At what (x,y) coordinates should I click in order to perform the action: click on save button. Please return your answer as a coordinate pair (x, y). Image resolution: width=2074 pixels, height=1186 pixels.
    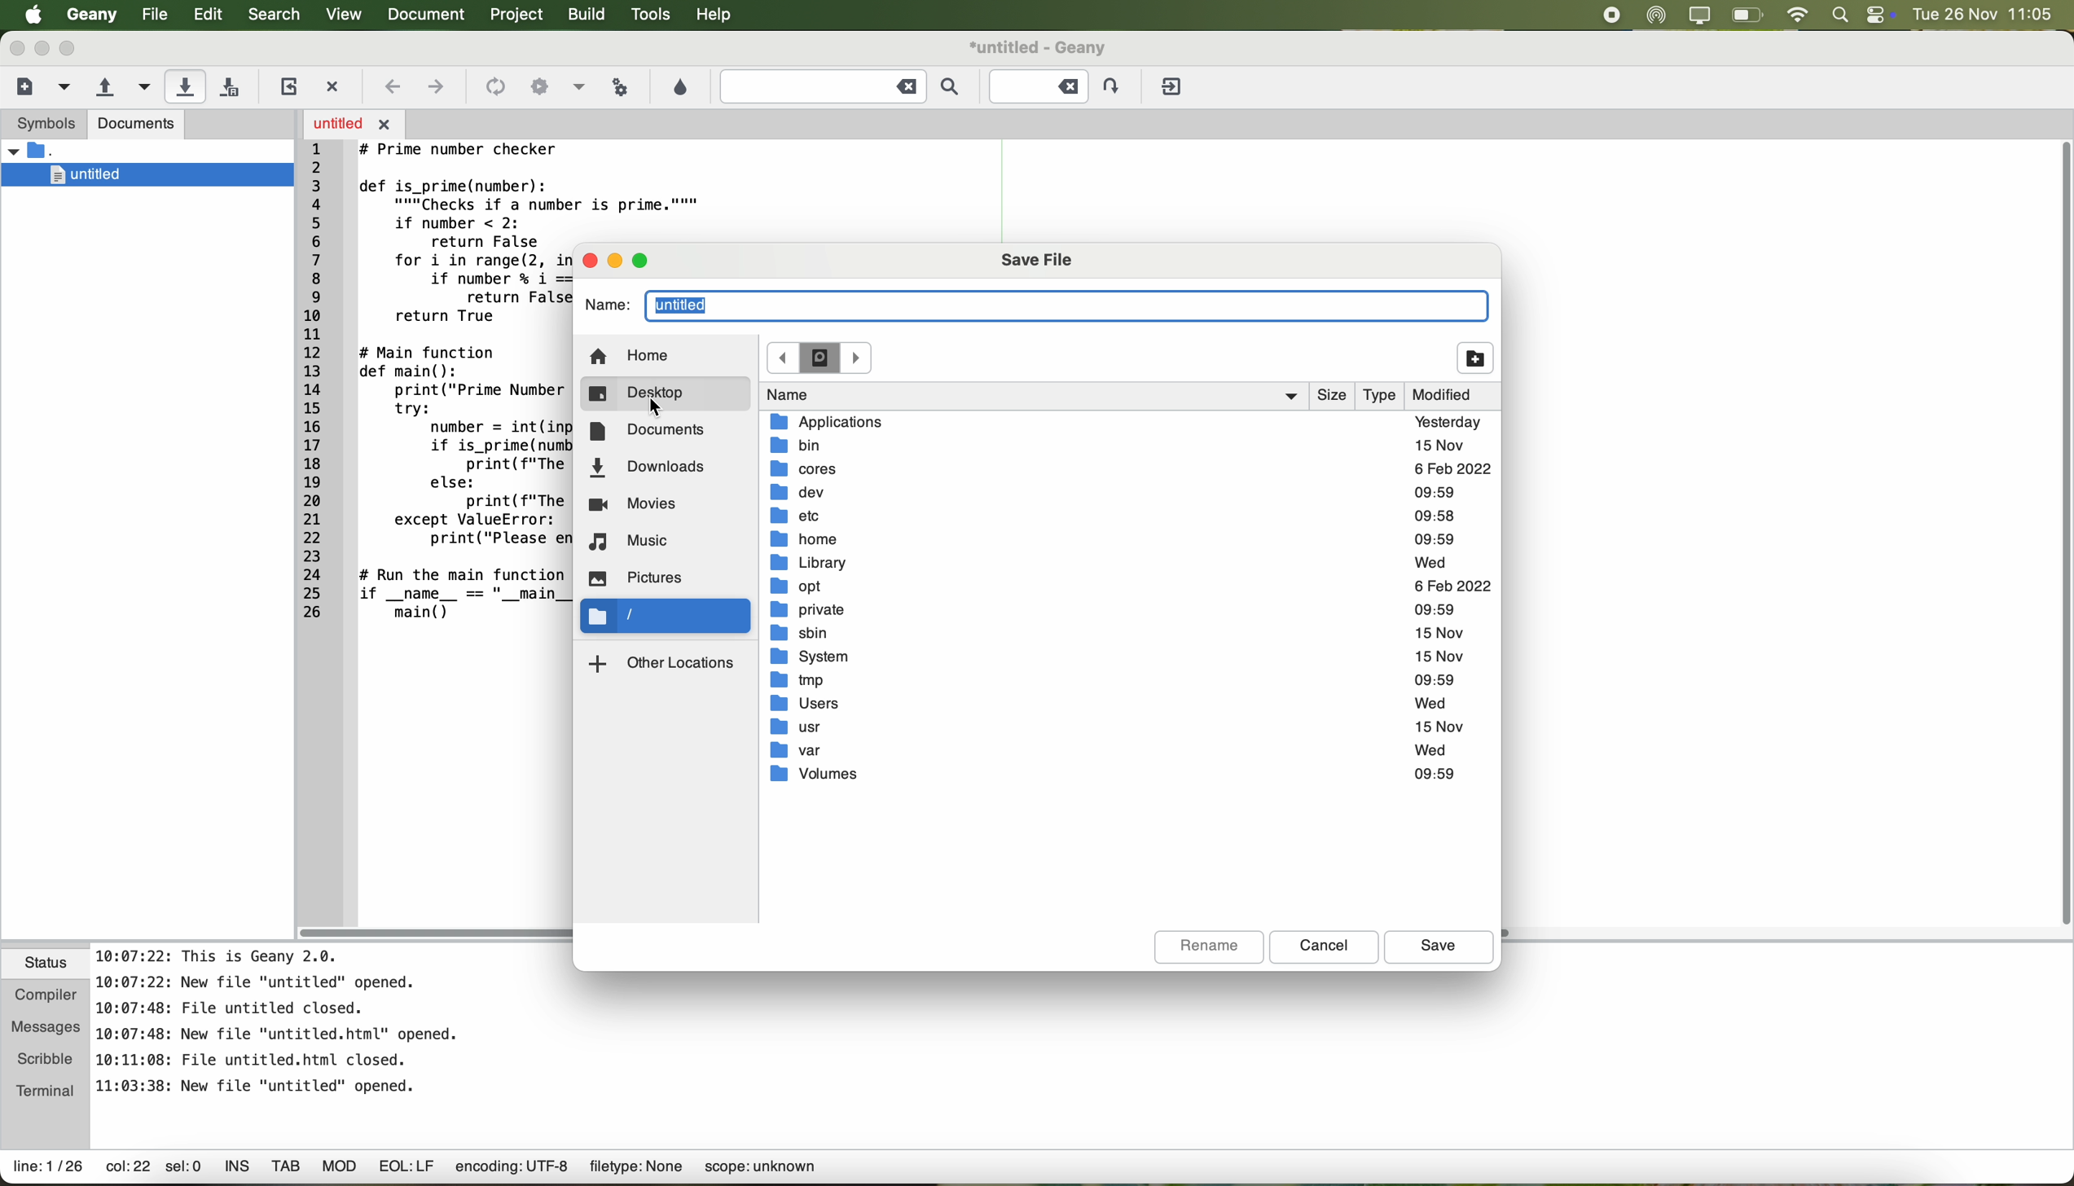
    Looking at the image, I should click on (1438, 948).